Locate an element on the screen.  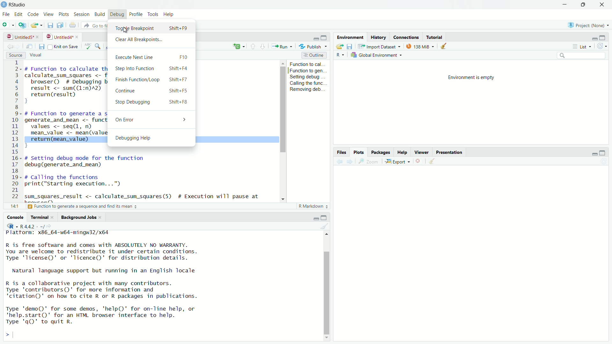
connections is located at coordinates (405, 37).